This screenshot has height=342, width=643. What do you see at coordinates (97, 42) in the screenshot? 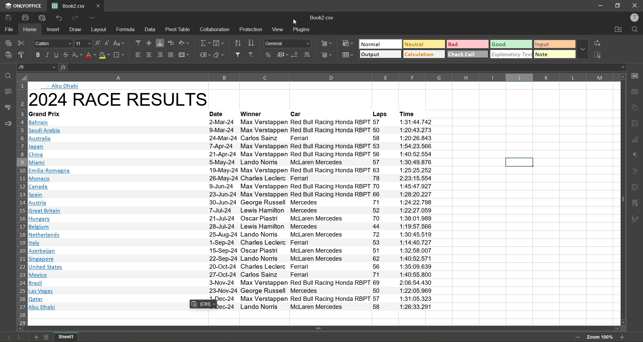
I see `increment size` at bounding box center [97, 42].